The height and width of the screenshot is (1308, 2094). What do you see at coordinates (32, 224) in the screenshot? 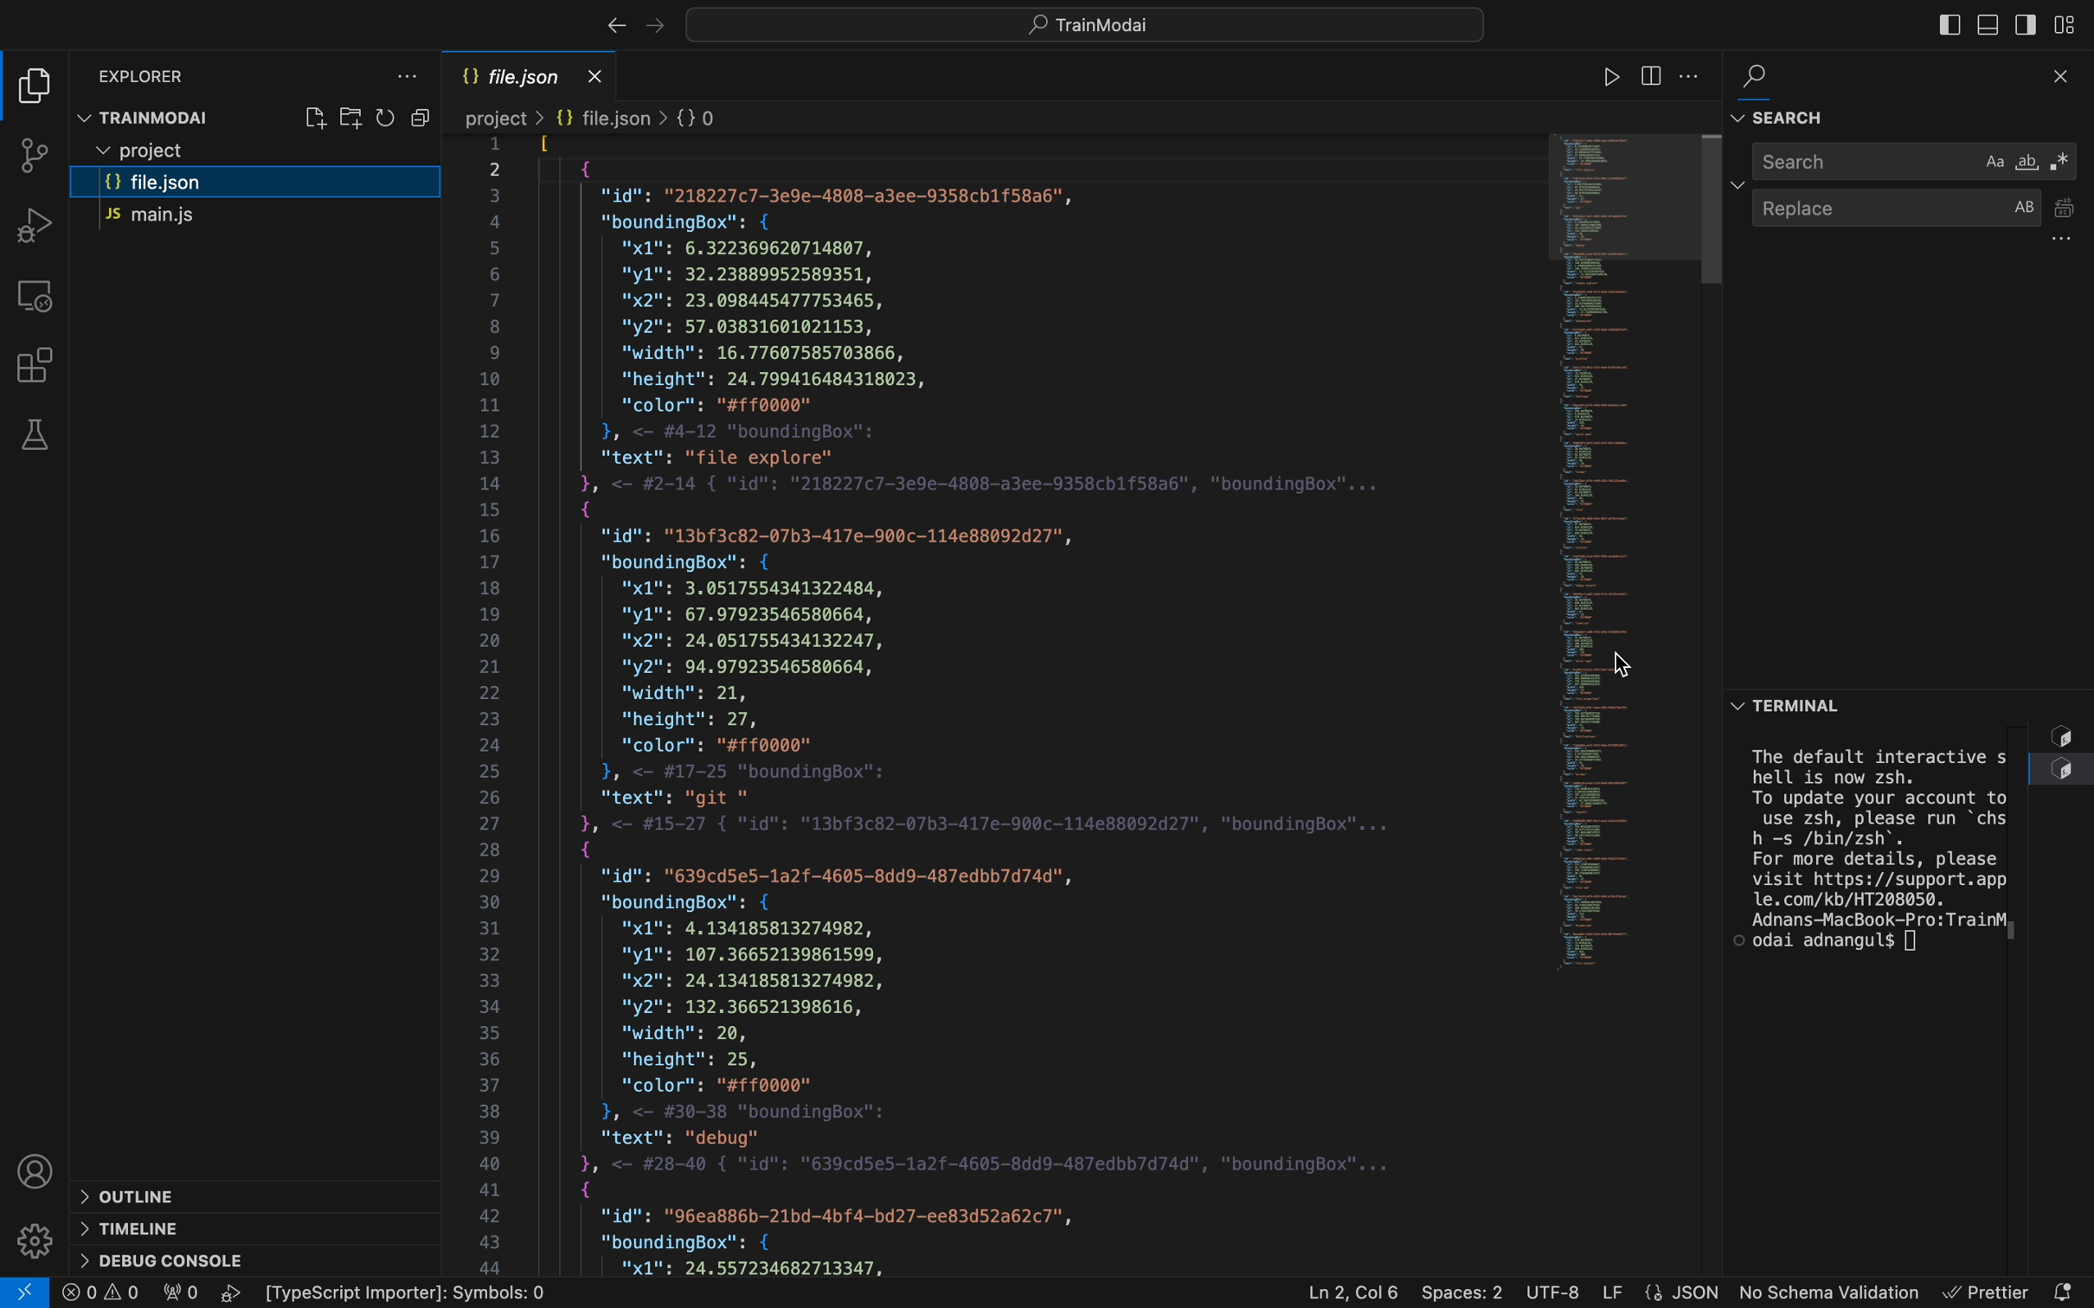
I see `debug tool` at bounding box center [32, 224].